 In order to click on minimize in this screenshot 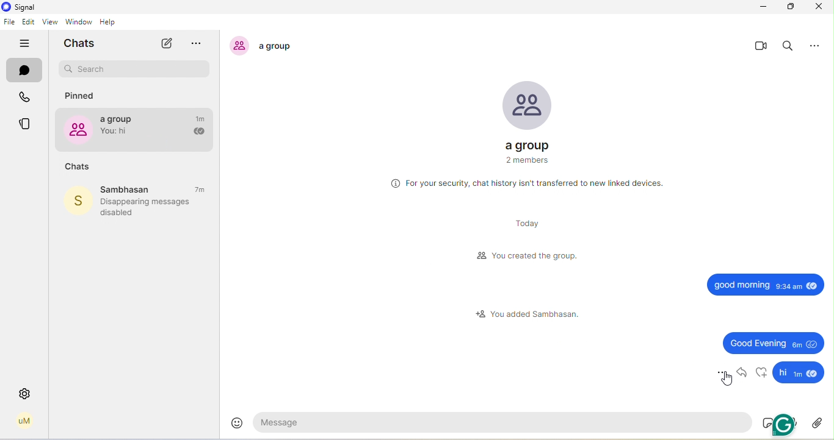, I will do `click(761, 7)`.